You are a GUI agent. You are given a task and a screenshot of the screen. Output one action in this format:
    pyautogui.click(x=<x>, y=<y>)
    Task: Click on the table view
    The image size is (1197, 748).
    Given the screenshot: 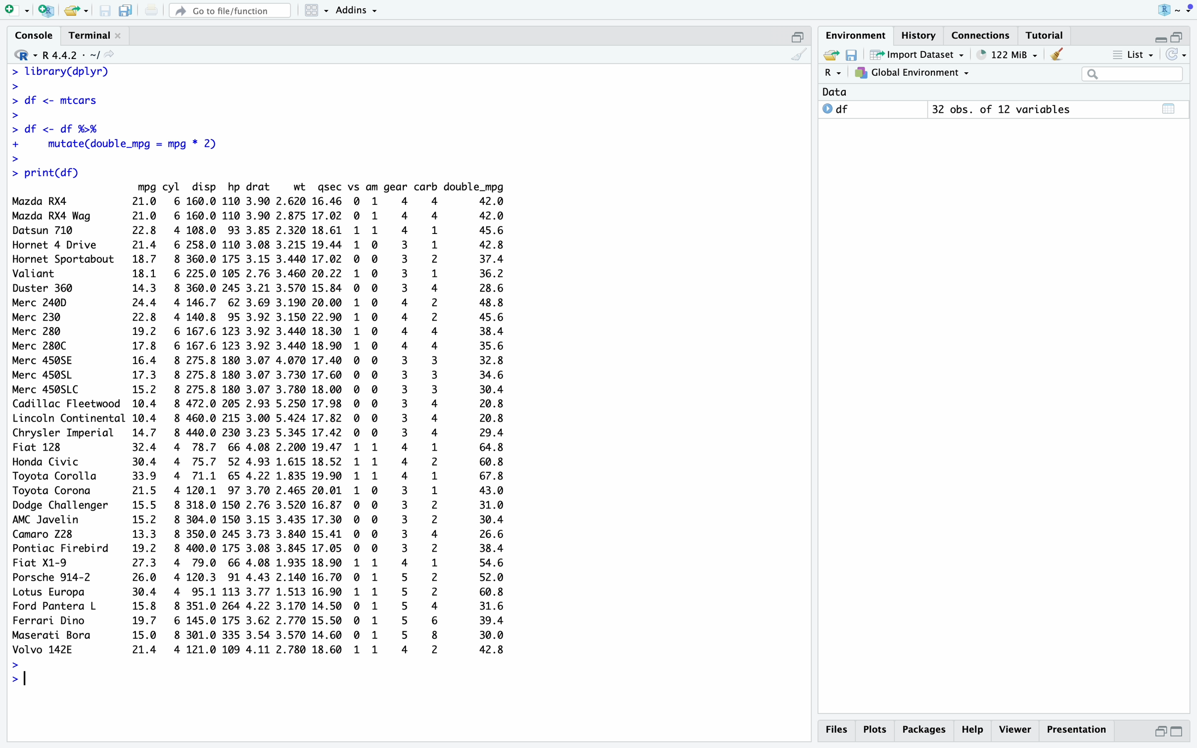 What is the action you would take?
    pyautogui.click(x=1170, y=108)
    